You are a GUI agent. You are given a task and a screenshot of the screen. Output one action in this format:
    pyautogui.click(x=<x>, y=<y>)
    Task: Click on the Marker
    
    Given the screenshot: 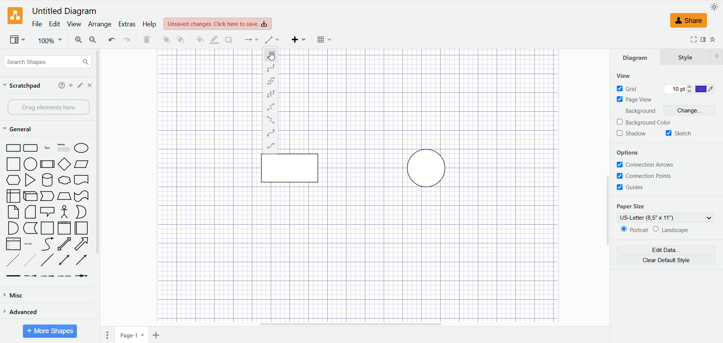 What is the action you would take?
    pyautogui.click(x=30, y=229)
    